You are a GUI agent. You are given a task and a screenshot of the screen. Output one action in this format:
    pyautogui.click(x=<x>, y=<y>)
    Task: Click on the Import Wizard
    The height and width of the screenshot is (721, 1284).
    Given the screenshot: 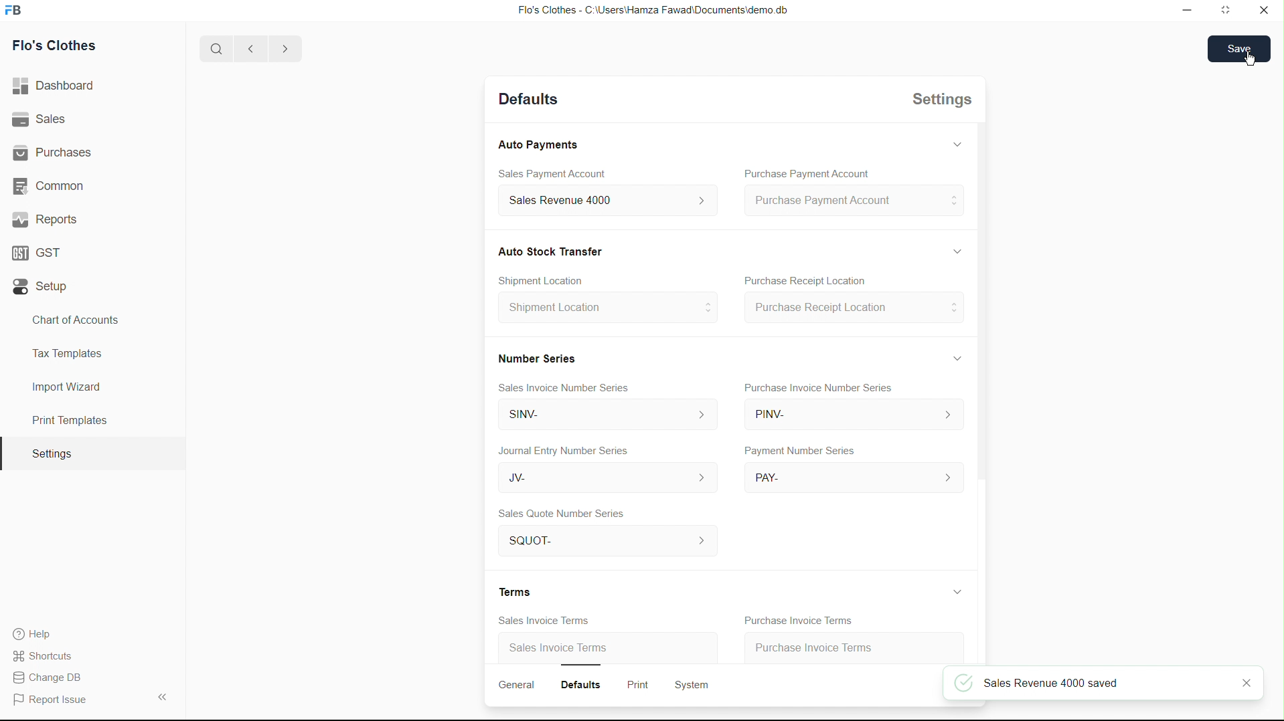 What is the action you would take?
    pyautogui.click(x=66, y=387)
    